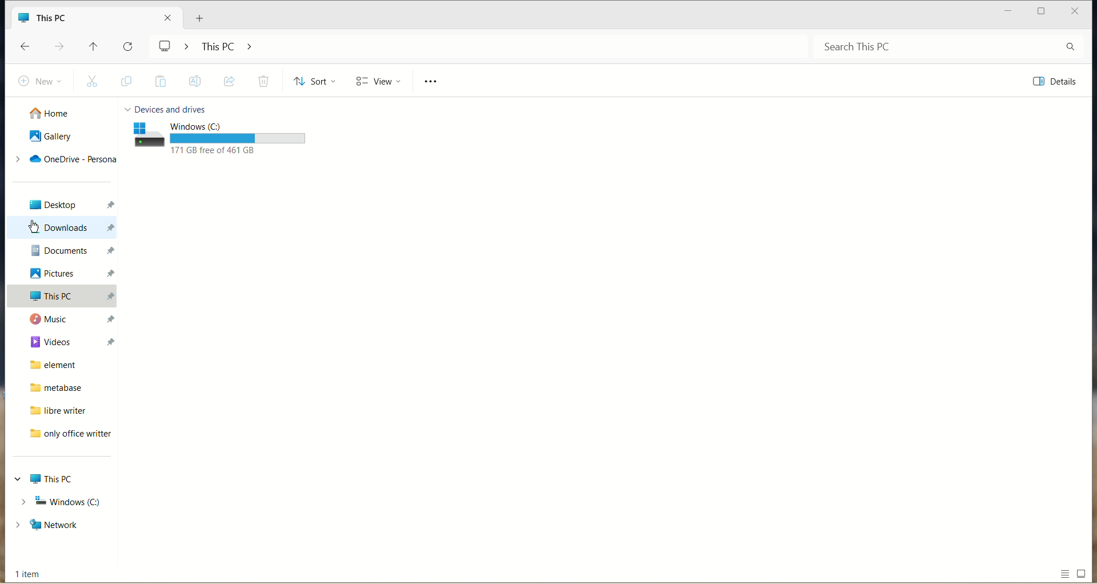 This screenshot has height=584, width=1097. I want to click on sort, so click(313, 83).